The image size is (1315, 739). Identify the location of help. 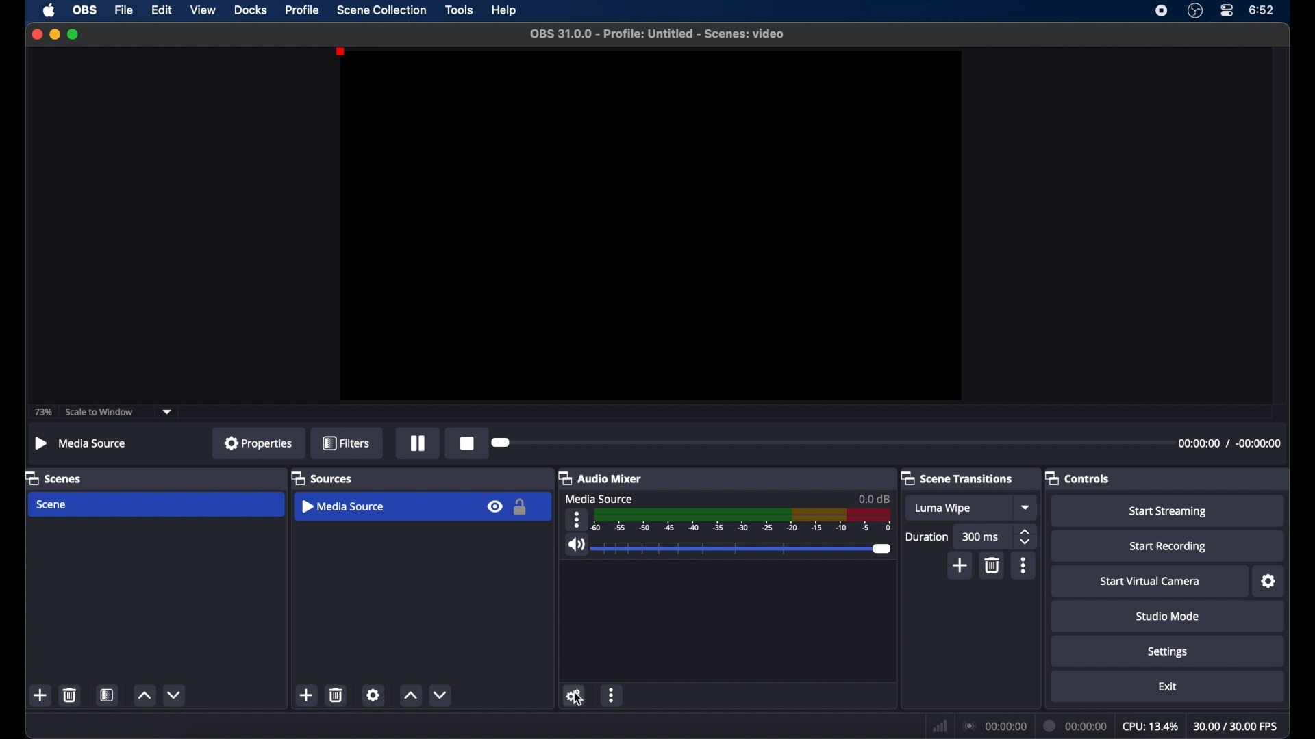
(505, 10).